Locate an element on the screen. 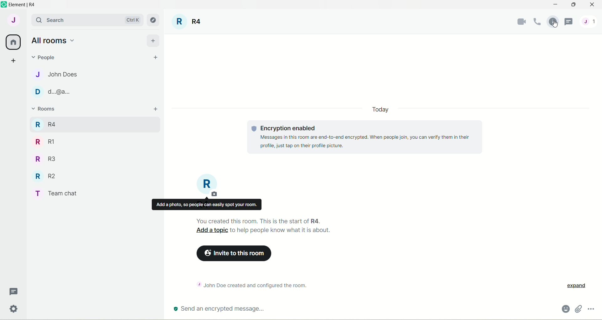 This screenshot has width=602, height=320. You created this room. This is the start of R4.
Add a topic to help people know what it is about. is located at coordinates (284, 226).